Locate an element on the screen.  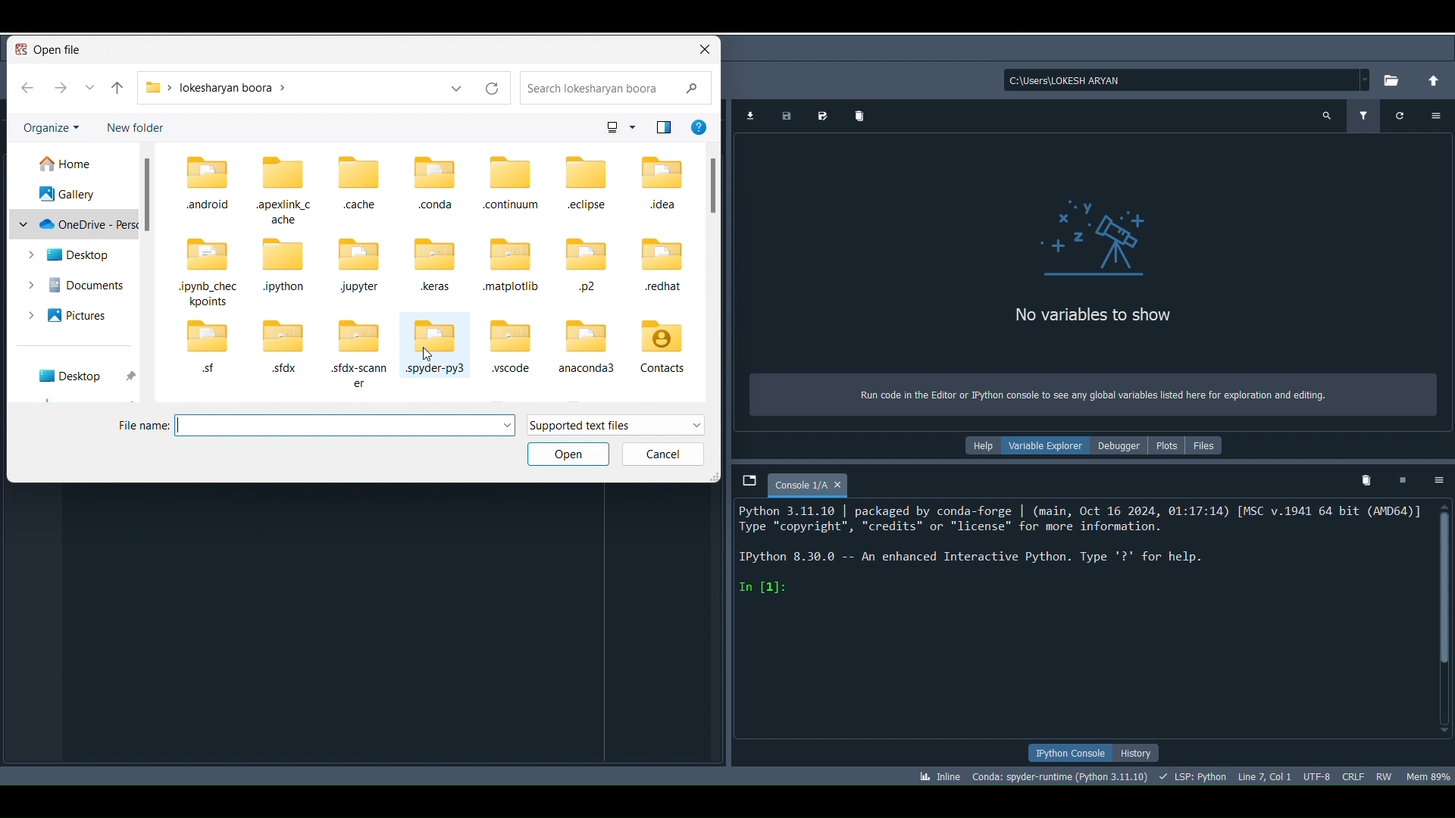
Home is located at coordinates (62, 164).